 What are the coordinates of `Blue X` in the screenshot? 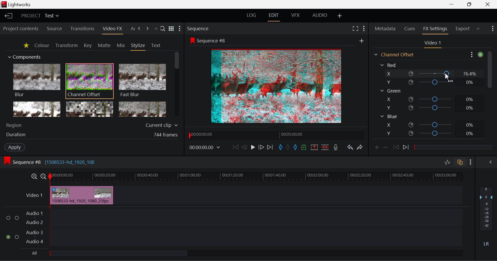 It's located at (432, 124).